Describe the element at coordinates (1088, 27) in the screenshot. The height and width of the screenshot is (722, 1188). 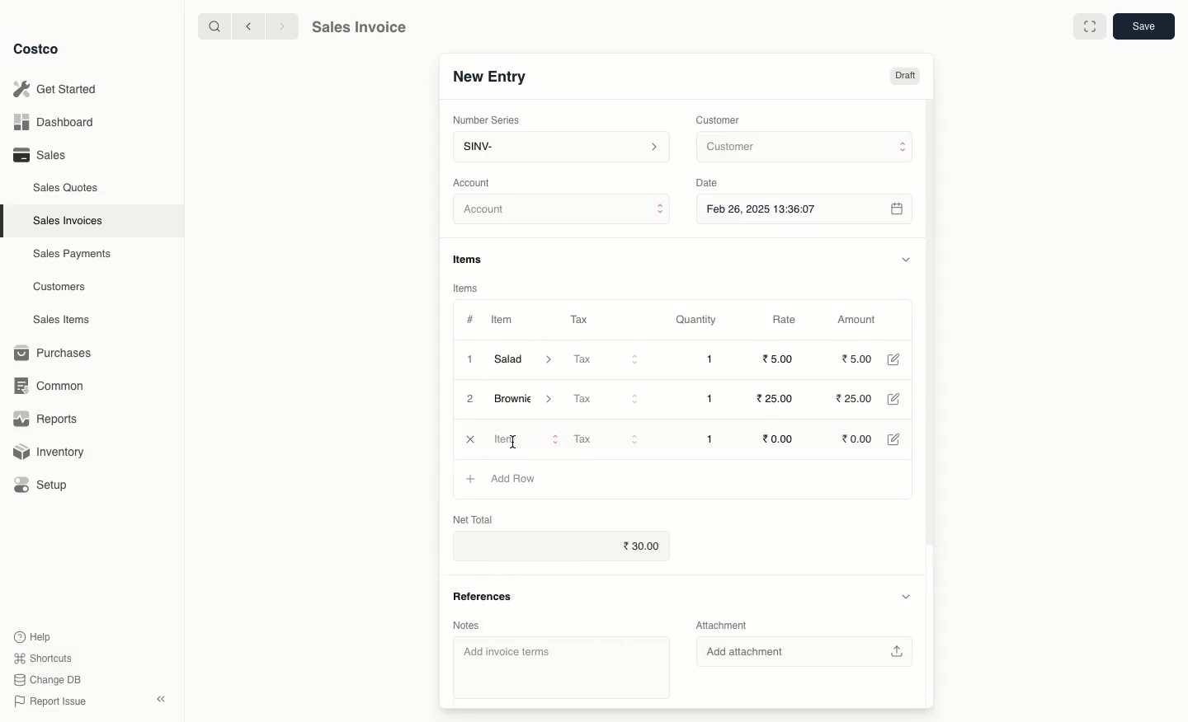
I see `Full width toggle` at that location.